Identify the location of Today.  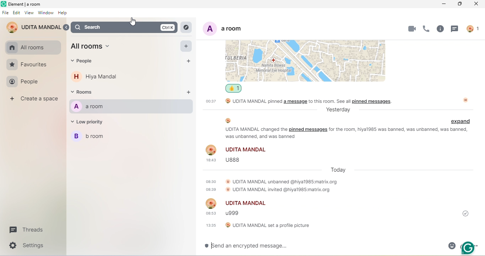
(339, 169).